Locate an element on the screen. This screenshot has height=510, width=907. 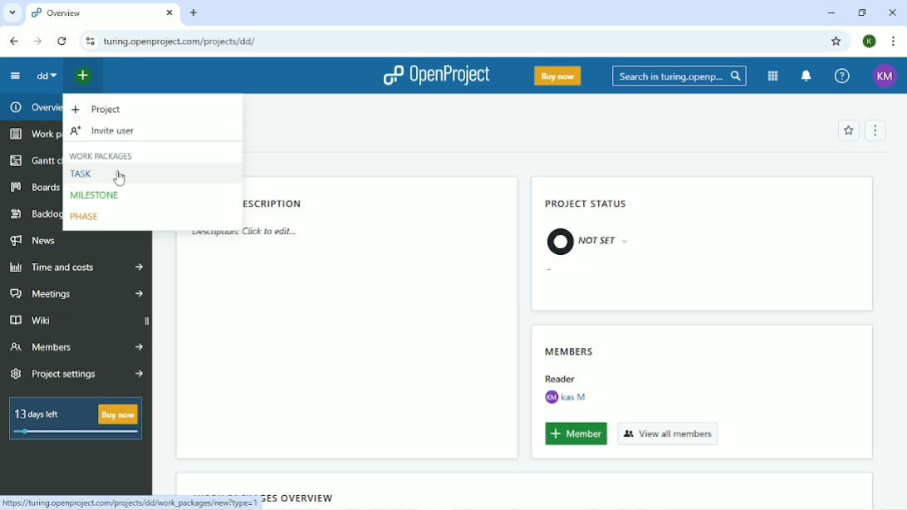
New tab is located at coordinates (194, 12).